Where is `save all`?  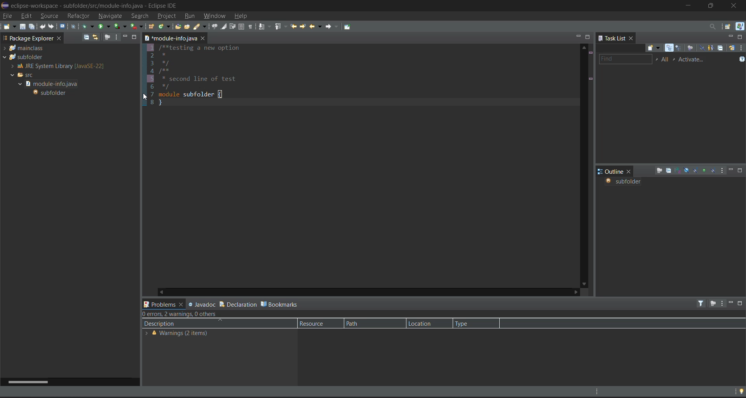 save all is located at coordinates (32, 27).